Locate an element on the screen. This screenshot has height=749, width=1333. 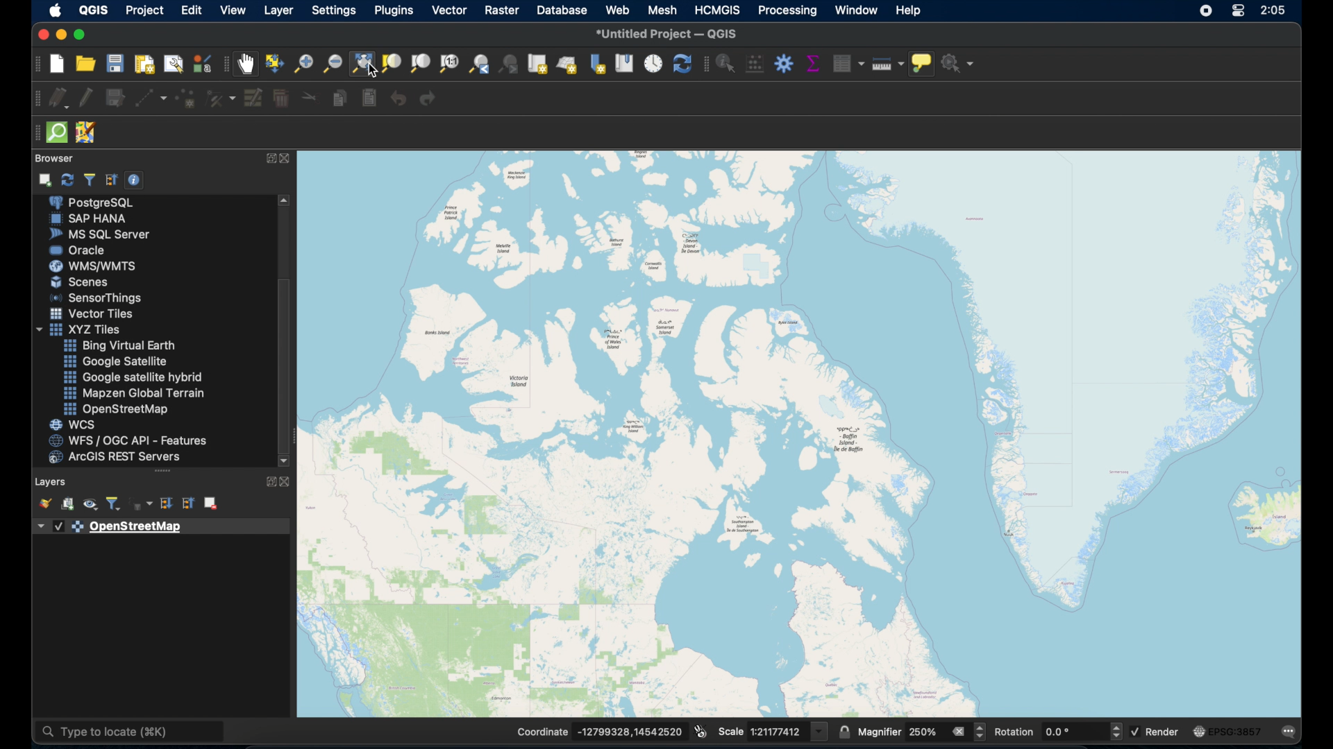
browser is located at coordinates (56, 158).